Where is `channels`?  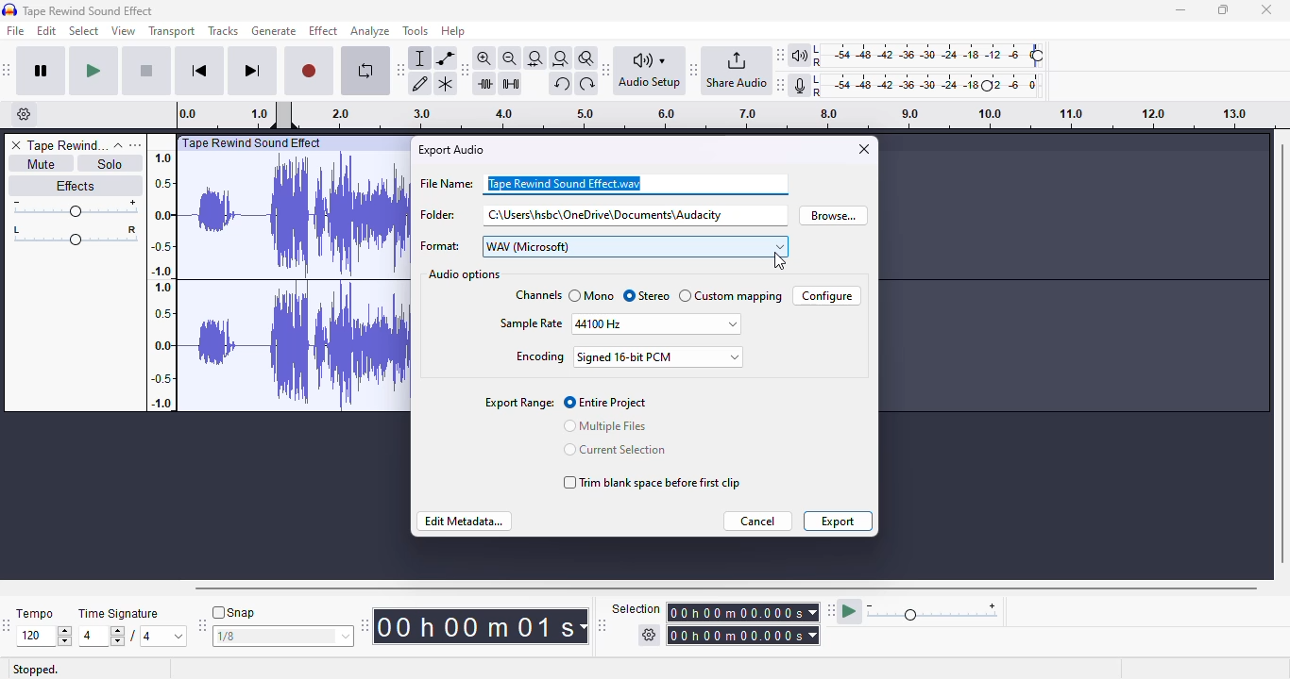 channels is located at coordinates (547, 295).